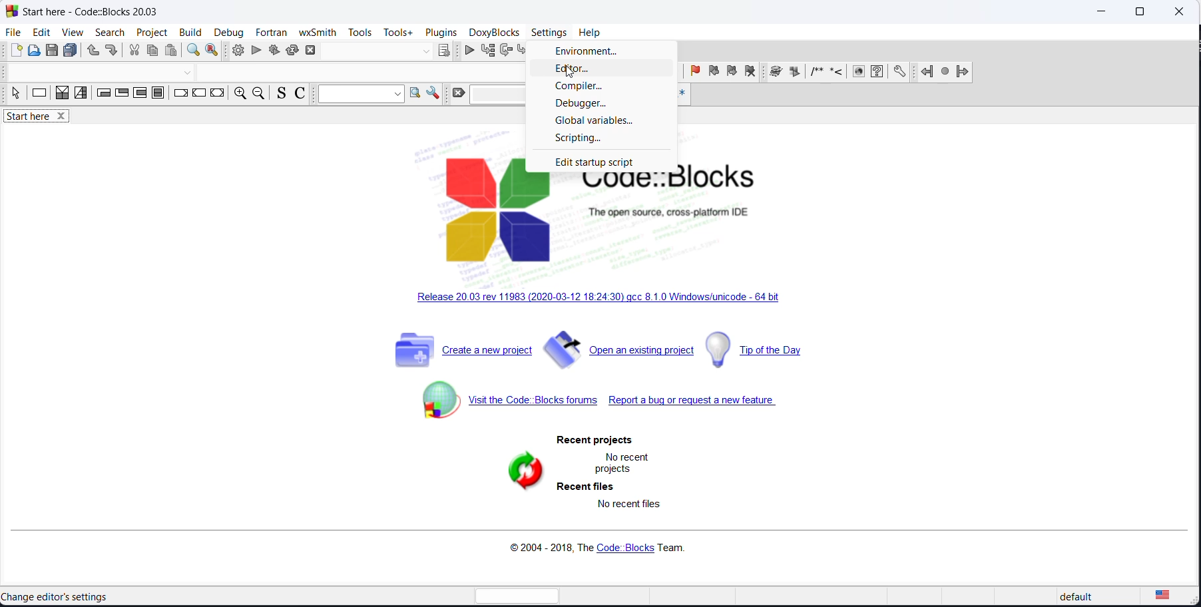 This screenshot has width=1201, height=607. I want to click on project, so click(149, 33).